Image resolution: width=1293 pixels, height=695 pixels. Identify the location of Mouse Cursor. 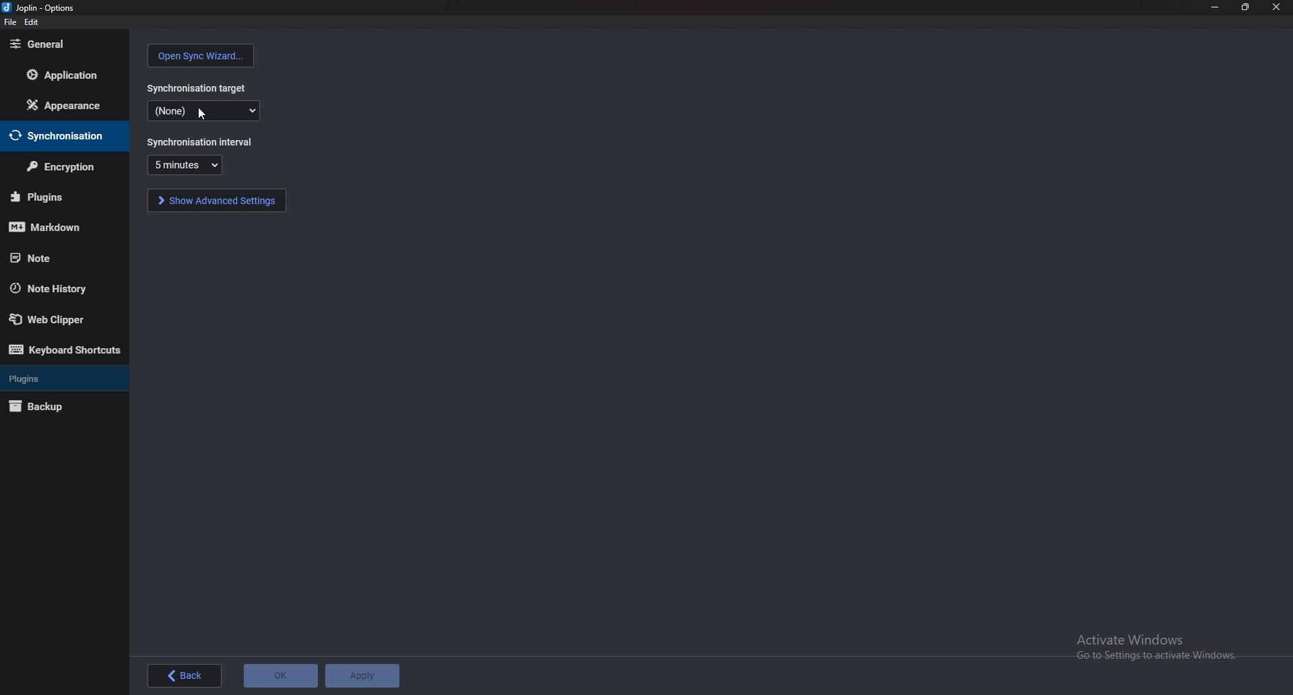
(203, 114).